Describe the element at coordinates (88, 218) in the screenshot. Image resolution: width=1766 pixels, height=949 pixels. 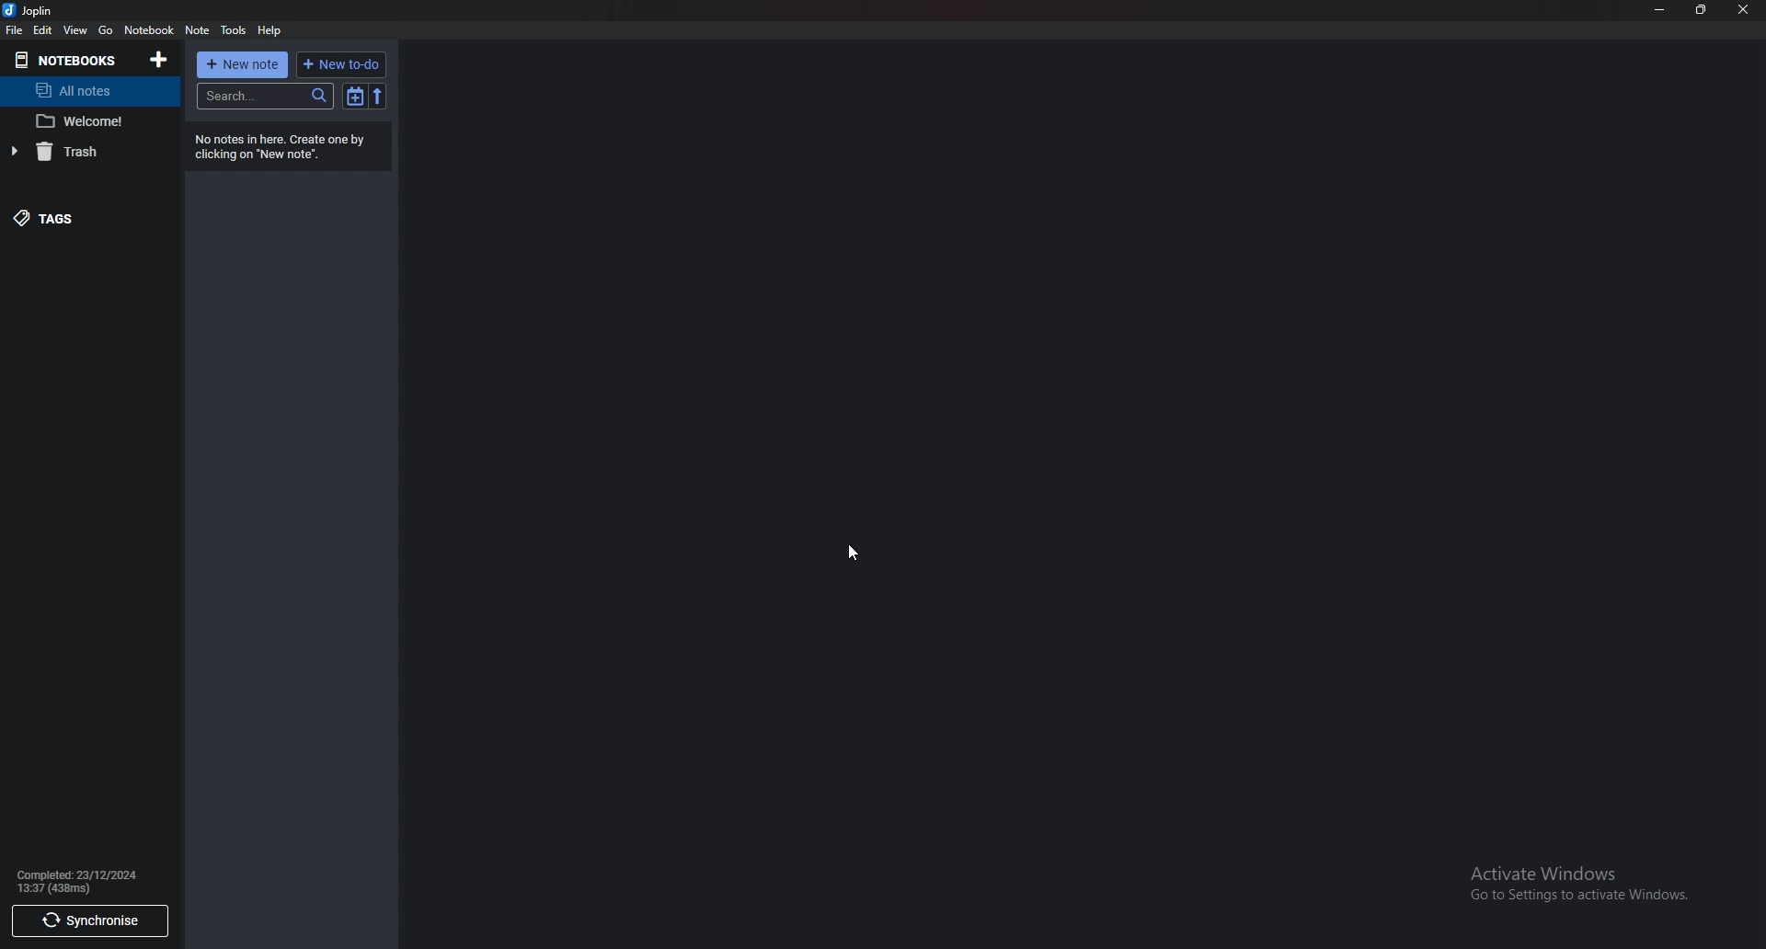
I see `tags` at that location.